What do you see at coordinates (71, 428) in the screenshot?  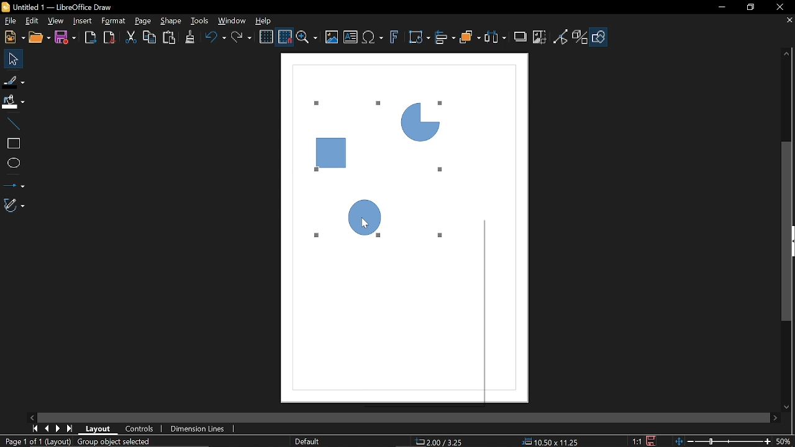 I see `Last page` at bounding box center [71, 428].